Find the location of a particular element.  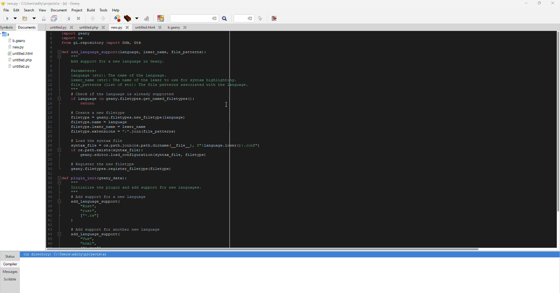

cursor is located at coordinates (231, 107).